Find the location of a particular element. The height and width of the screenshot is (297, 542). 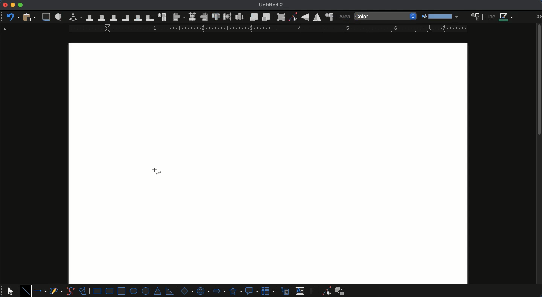

a label to identify object is located at coordinates (58, 17).